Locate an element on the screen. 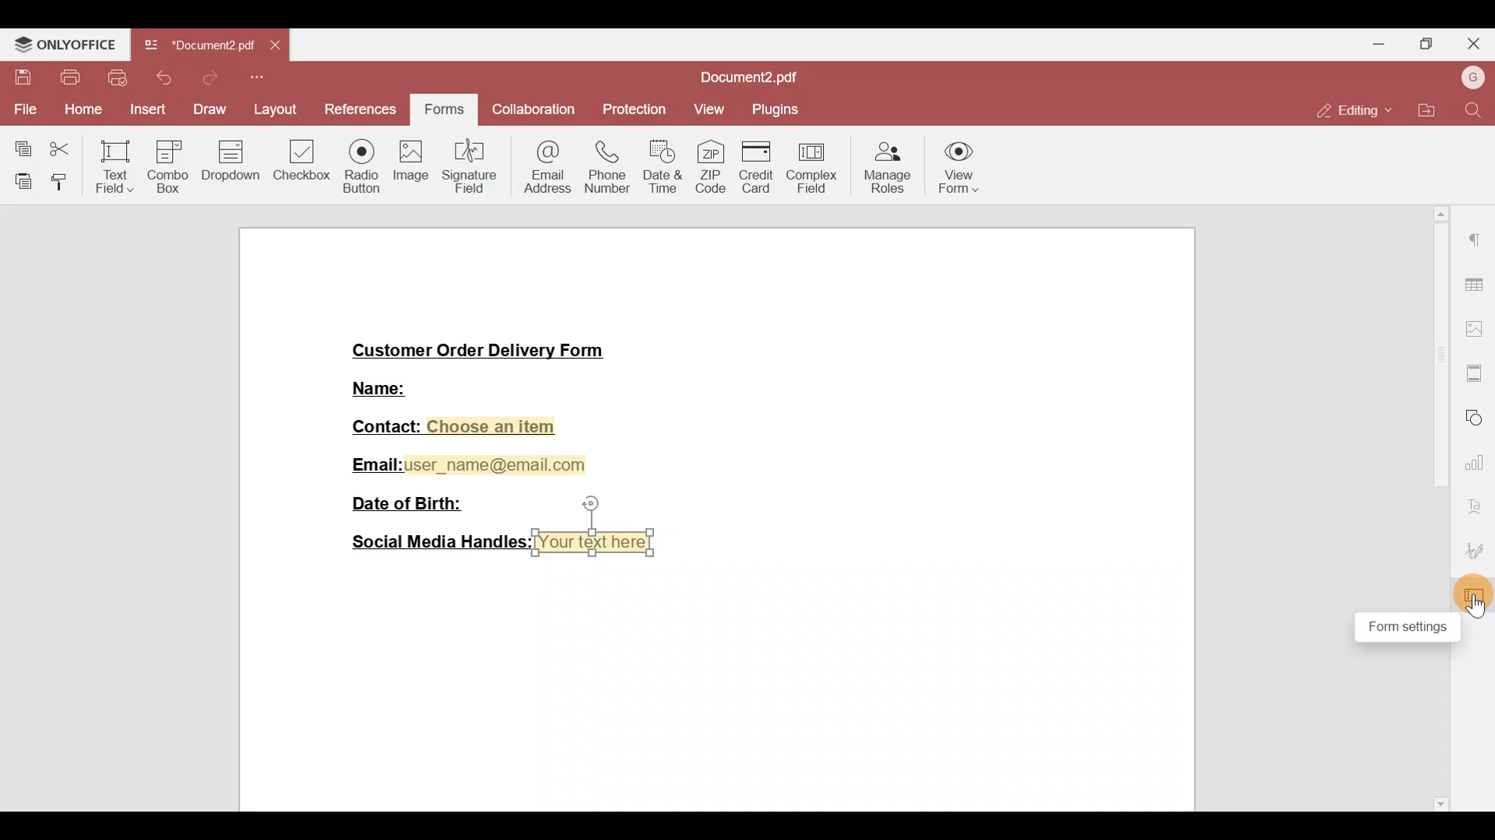 This screenshot has width=1495, height=840. Credit card is located at coordinates (754, 166).